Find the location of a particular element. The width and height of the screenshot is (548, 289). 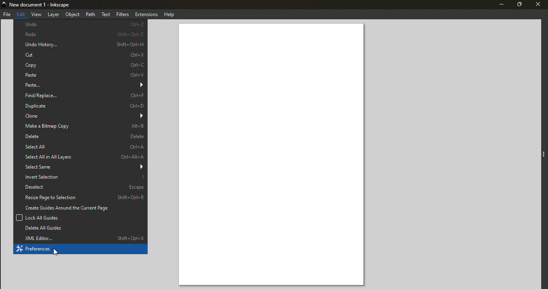

Extensions is located at coordinates (146, 14).